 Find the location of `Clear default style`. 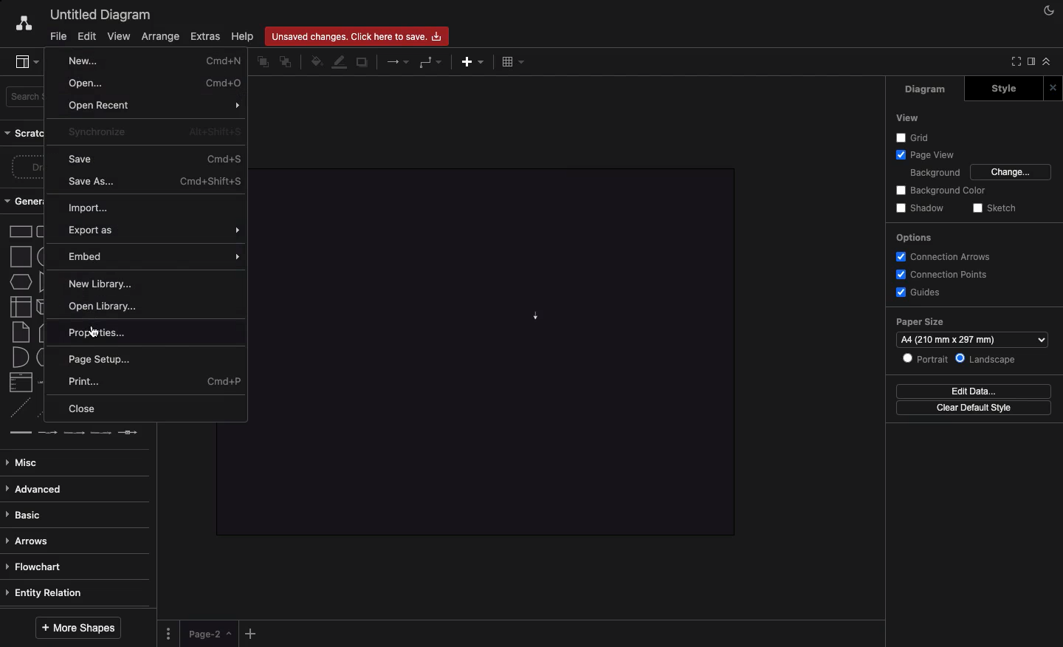

Clear default style is located at coordinates (974, 408).